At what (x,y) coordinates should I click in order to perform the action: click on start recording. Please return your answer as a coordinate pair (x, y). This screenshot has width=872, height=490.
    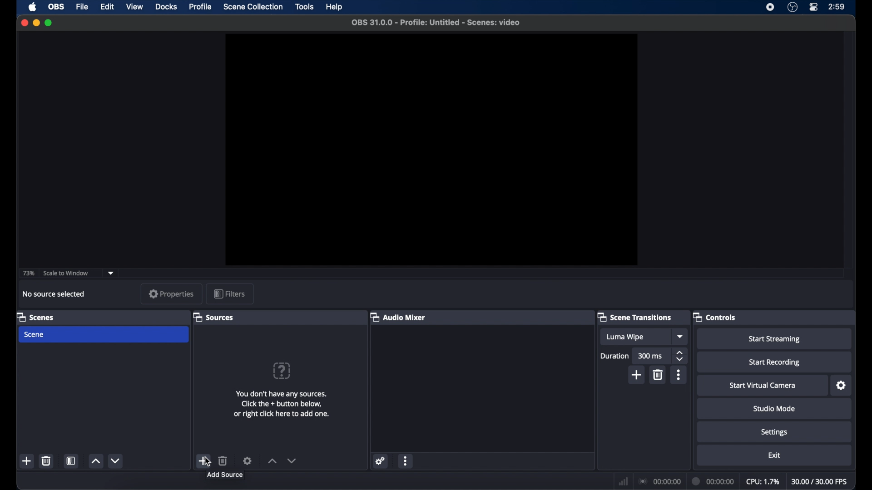
    Looking at the image, I should click on (774, 363).